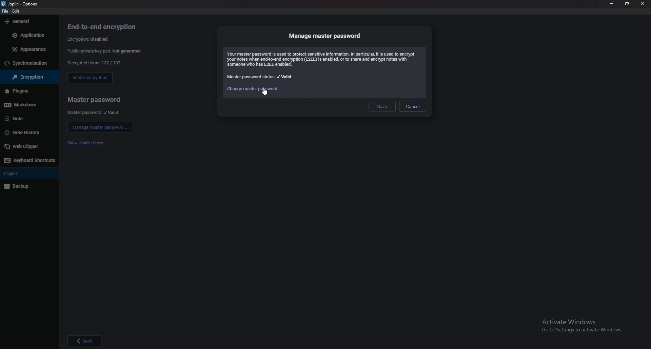 The height and width of the screenshot is (349, 651). Describe the element at coordinates (29, 146) in the screenshot. I see `web clipper` at that location.